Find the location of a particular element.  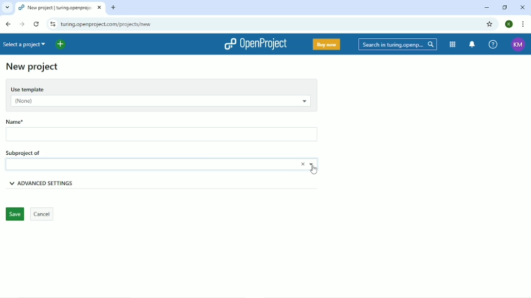

Reload this page is located at coordinates (36, 24).